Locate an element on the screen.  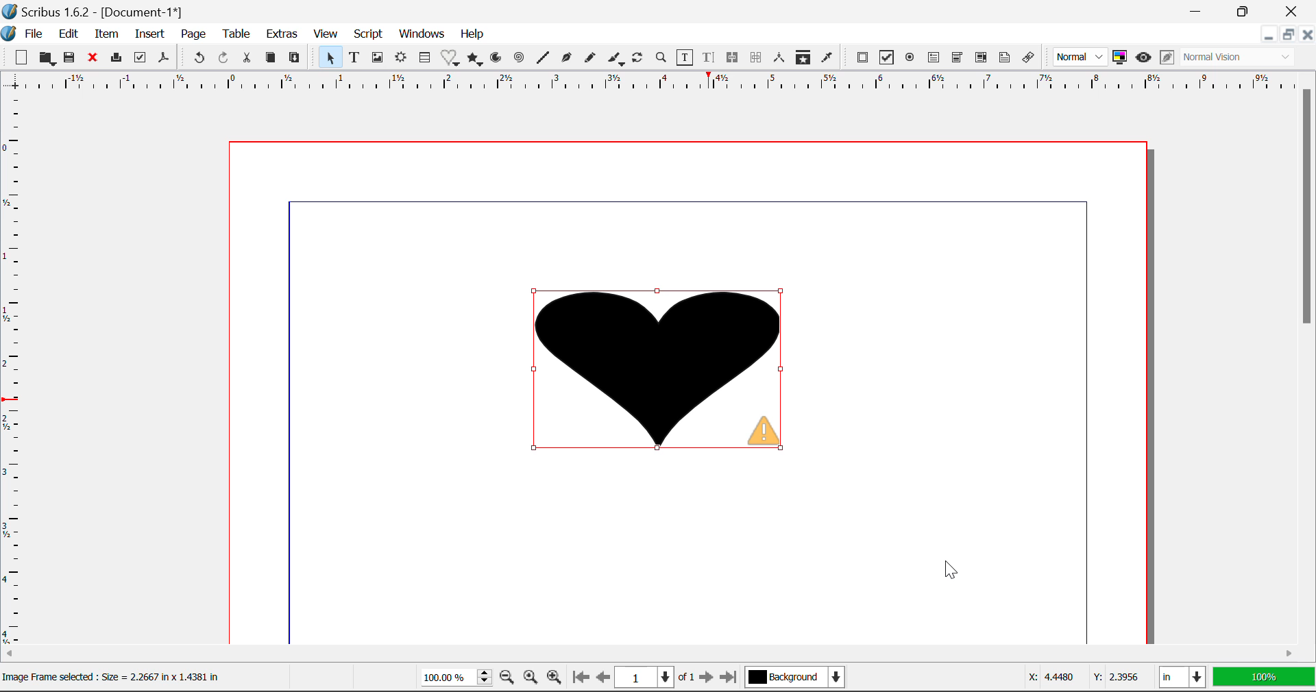
Zoom Out is located at coordinates (507, 678).